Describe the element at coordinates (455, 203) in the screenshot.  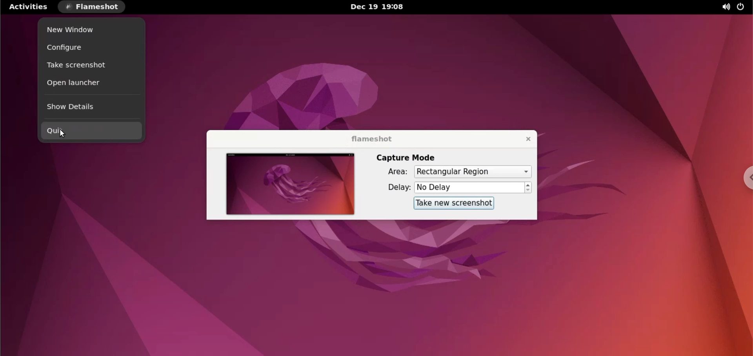
I see `take new screenshot` at that location.